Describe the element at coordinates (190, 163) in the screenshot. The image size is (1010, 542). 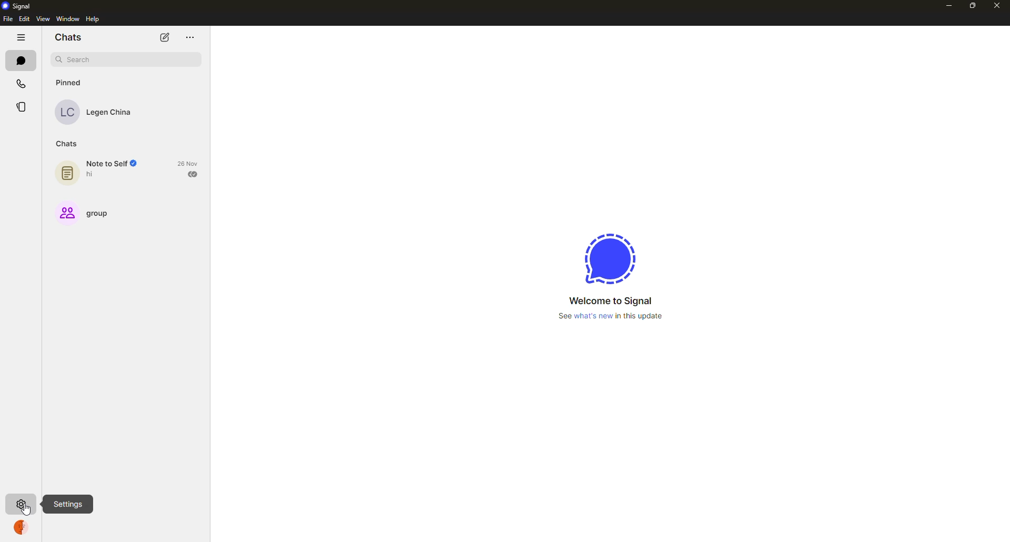
I see `26 Nov` at that location.